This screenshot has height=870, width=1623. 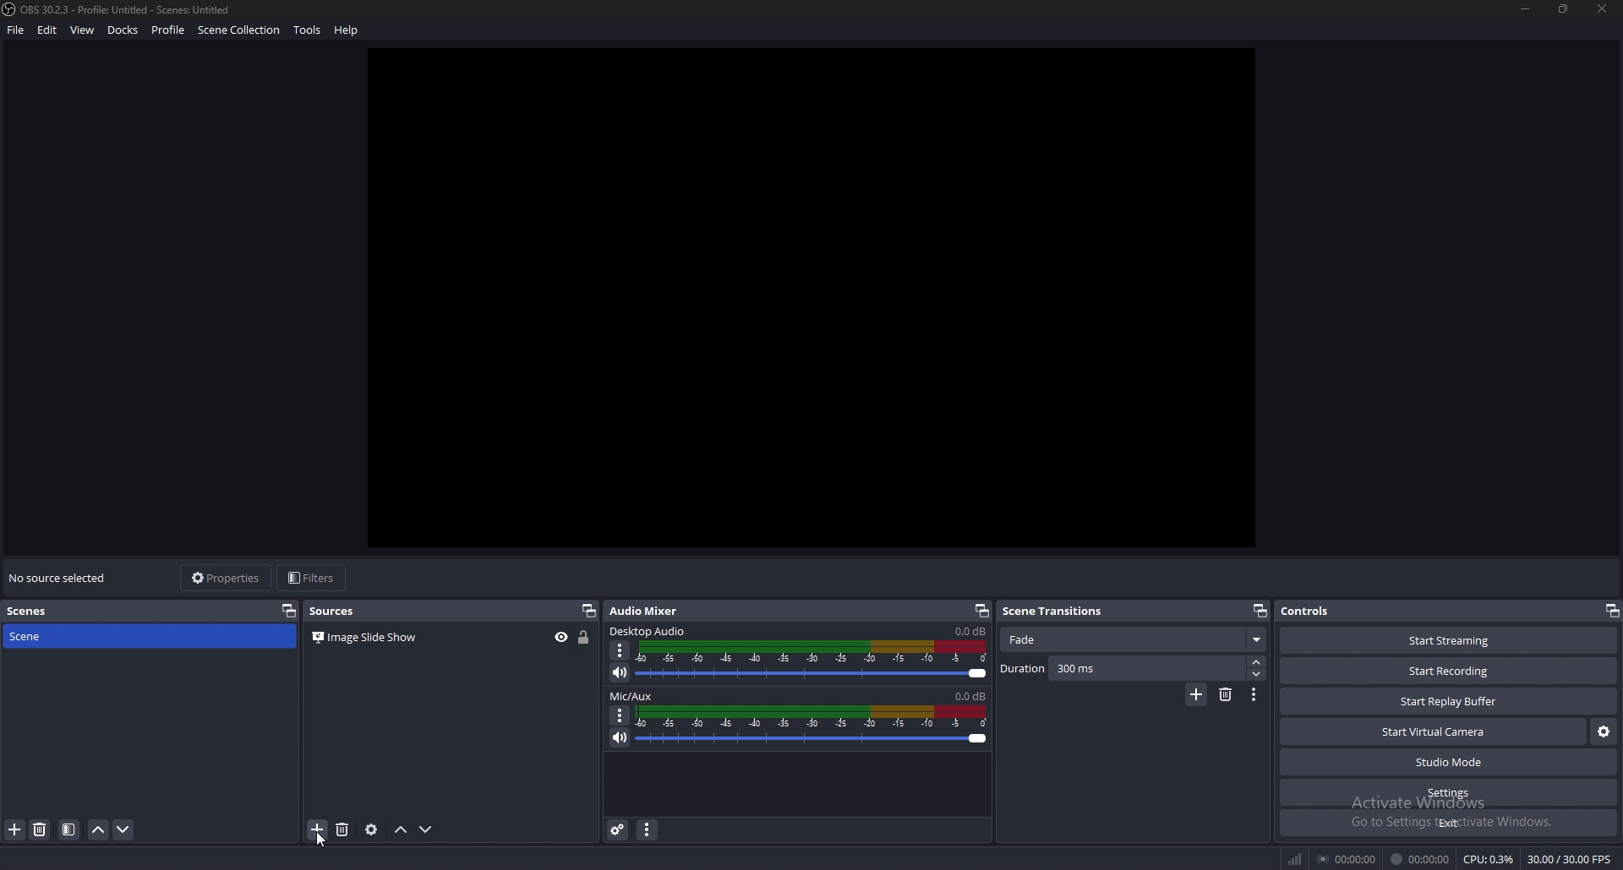 I want to click on pop out, so click(x=1260, y=611).